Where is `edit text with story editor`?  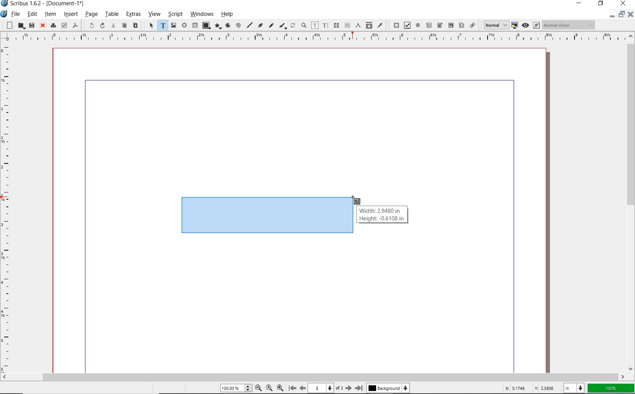 edit text with story editor is located at coordinates (325, 25).